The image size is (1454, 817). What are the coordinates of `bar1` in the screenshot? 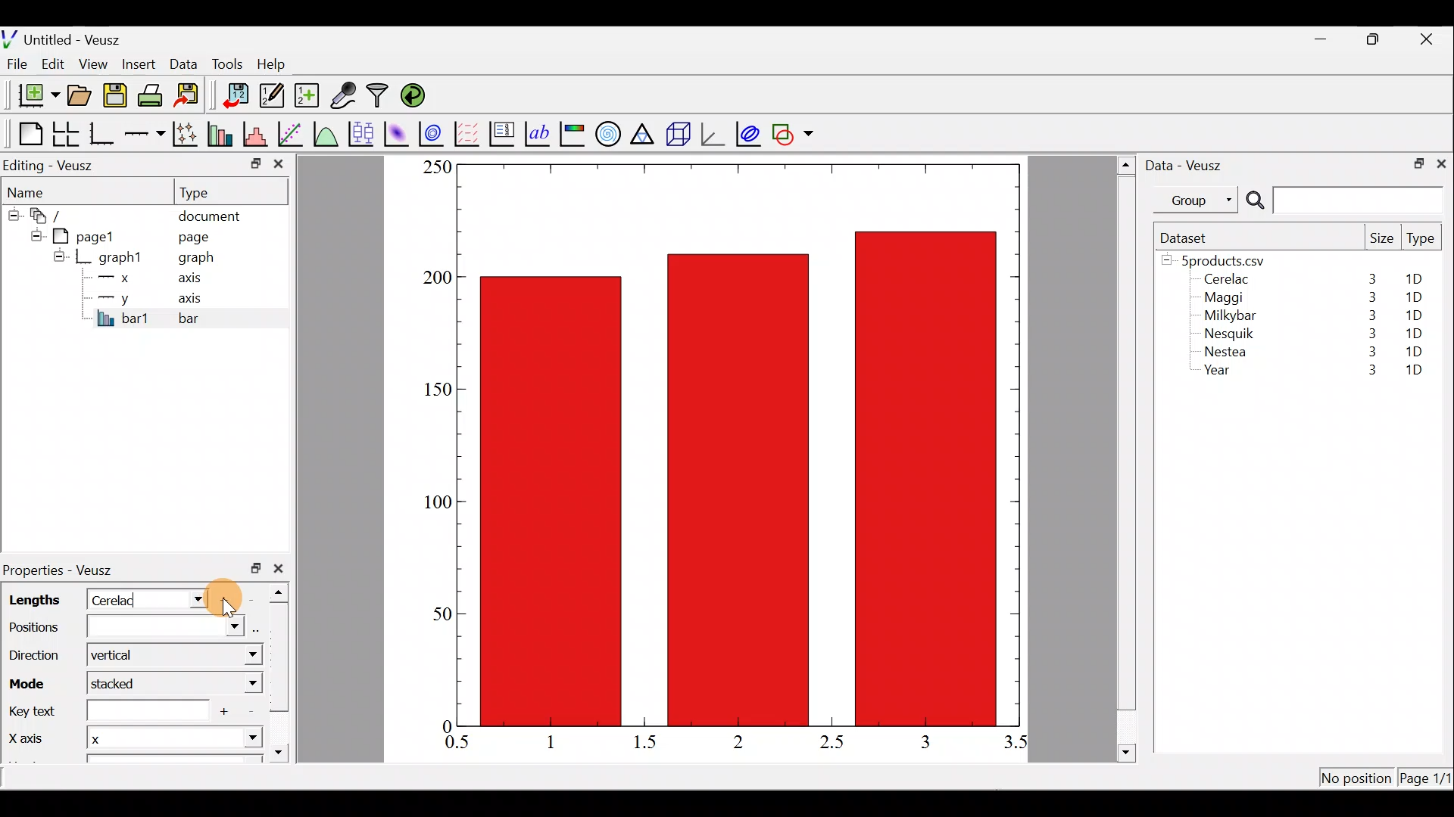 It's located at (123, 318).